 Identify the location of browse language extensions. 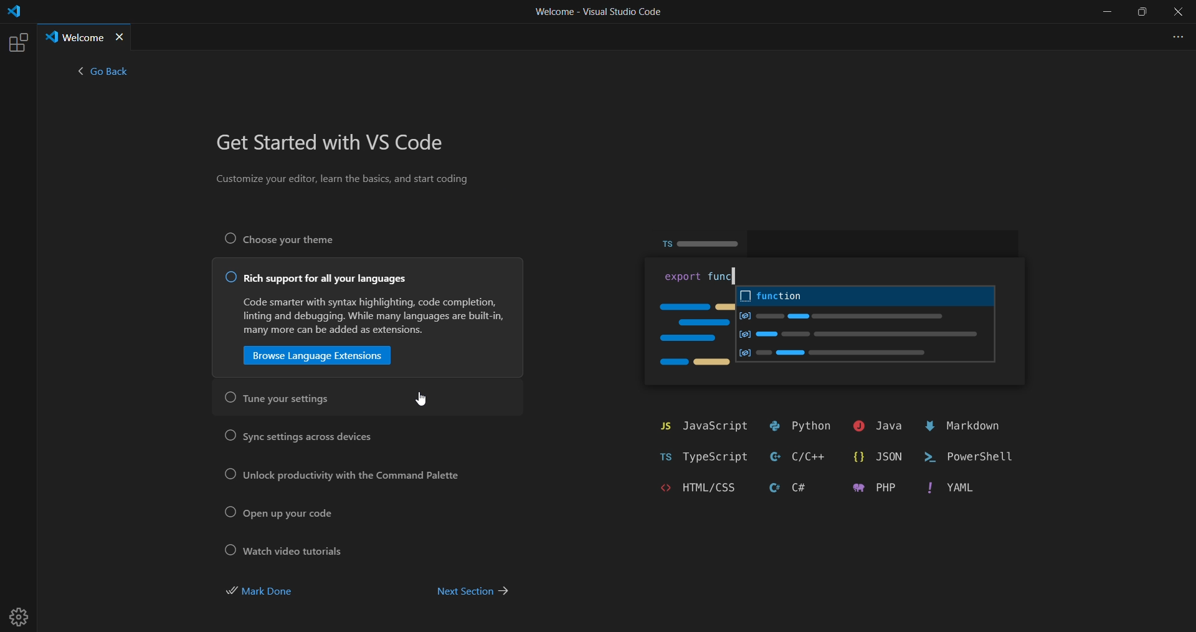
(318, 356).